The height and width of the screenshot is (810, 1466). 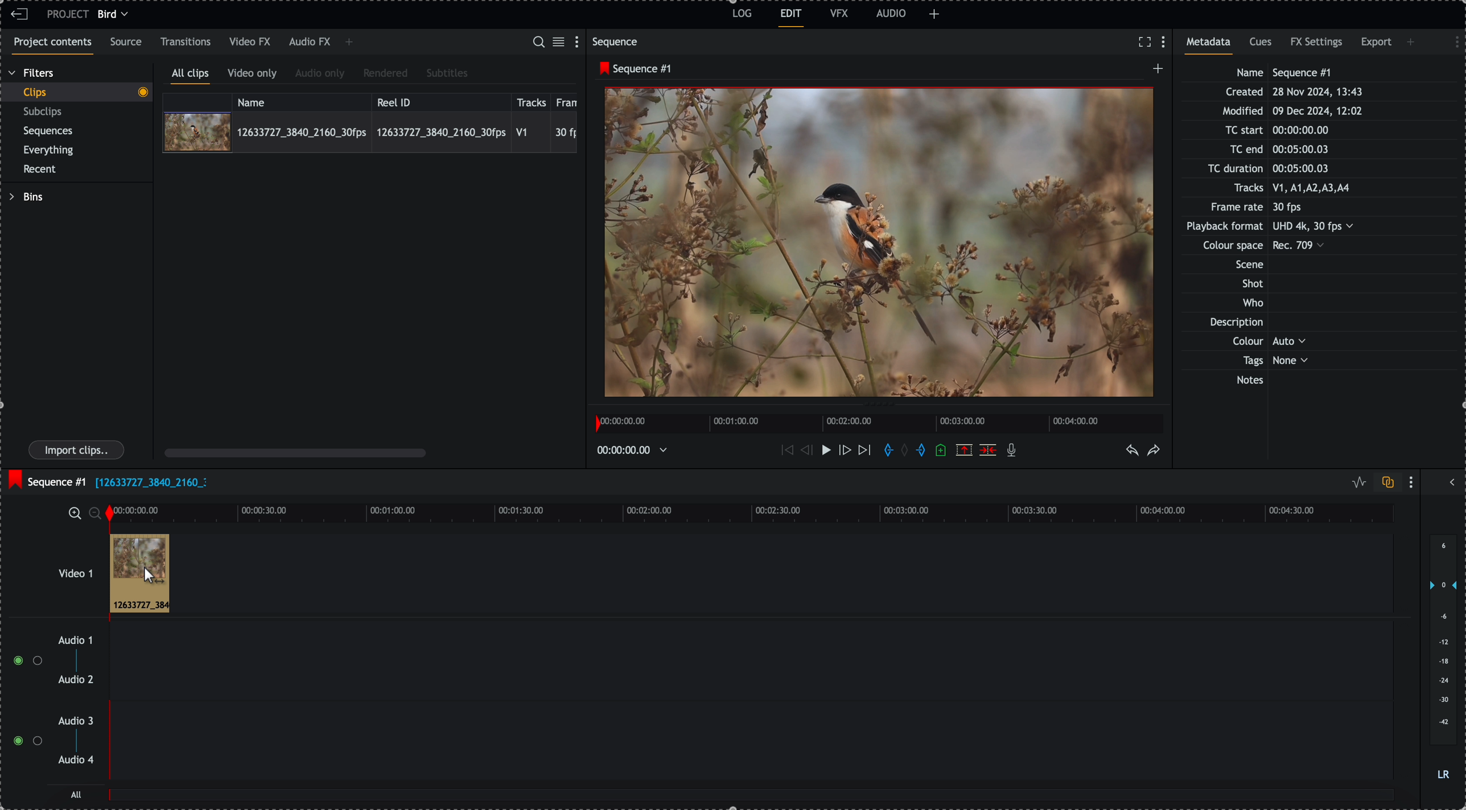 I want to click on delete/cut, so click(x=988, y=450).